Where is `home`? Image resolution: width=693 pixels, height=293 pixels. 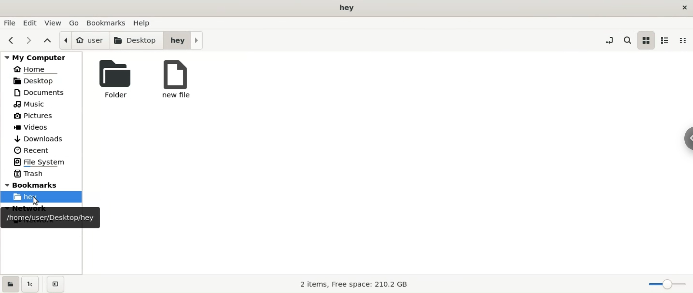
home is located at coordinates (36, 70).